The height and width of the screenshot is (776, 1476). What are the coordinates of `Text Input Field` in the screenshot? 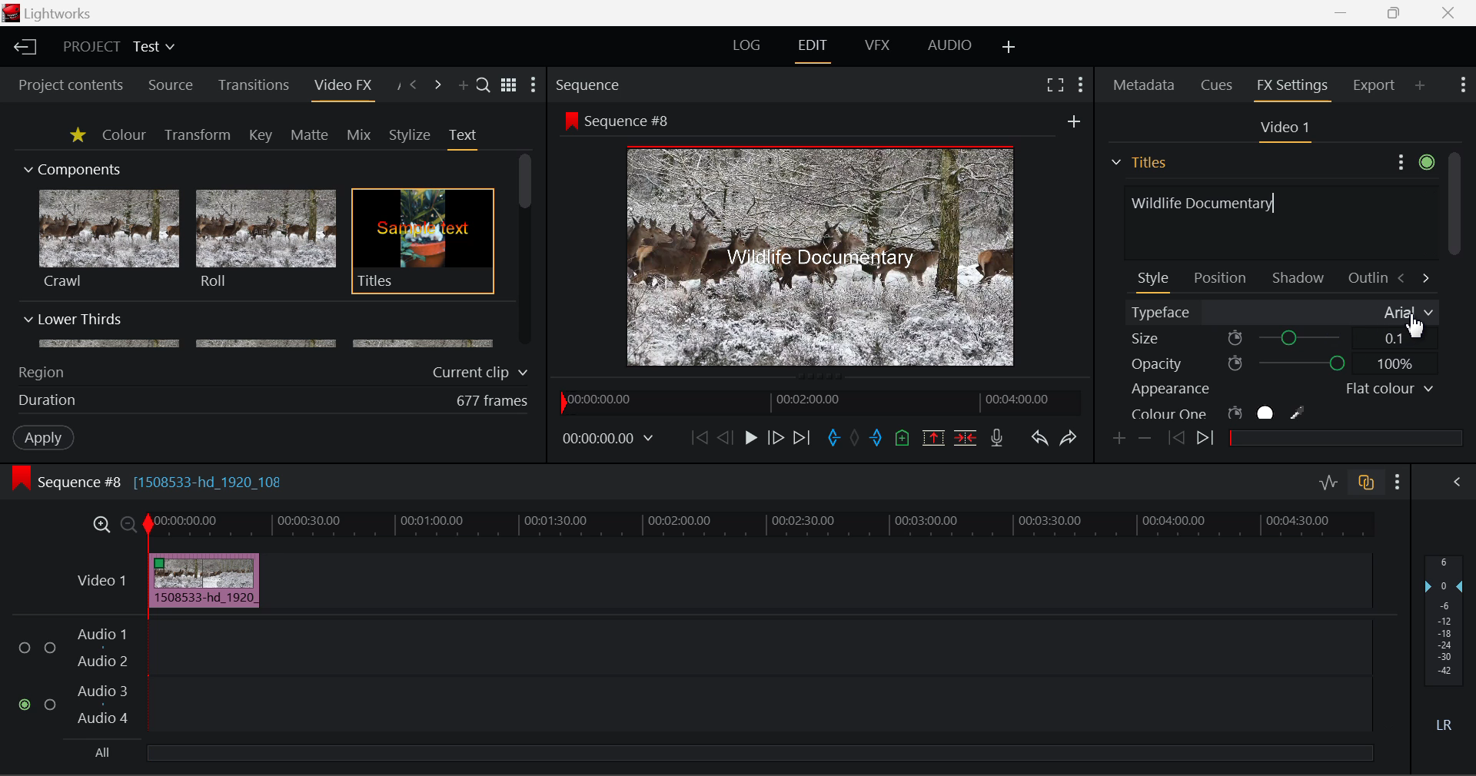 It's located at (1276, 221).